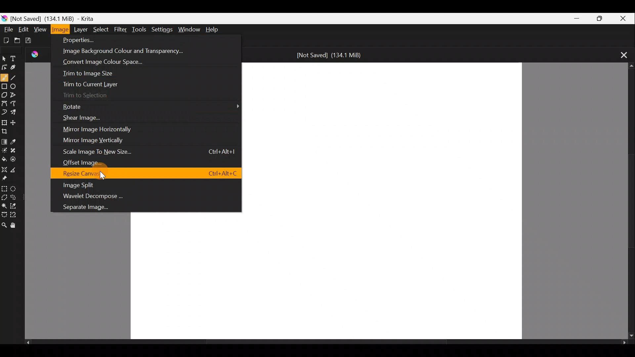 The width and height of the screenshot is (635, 357). I want to click on Krita Logo, so click(38, 54).